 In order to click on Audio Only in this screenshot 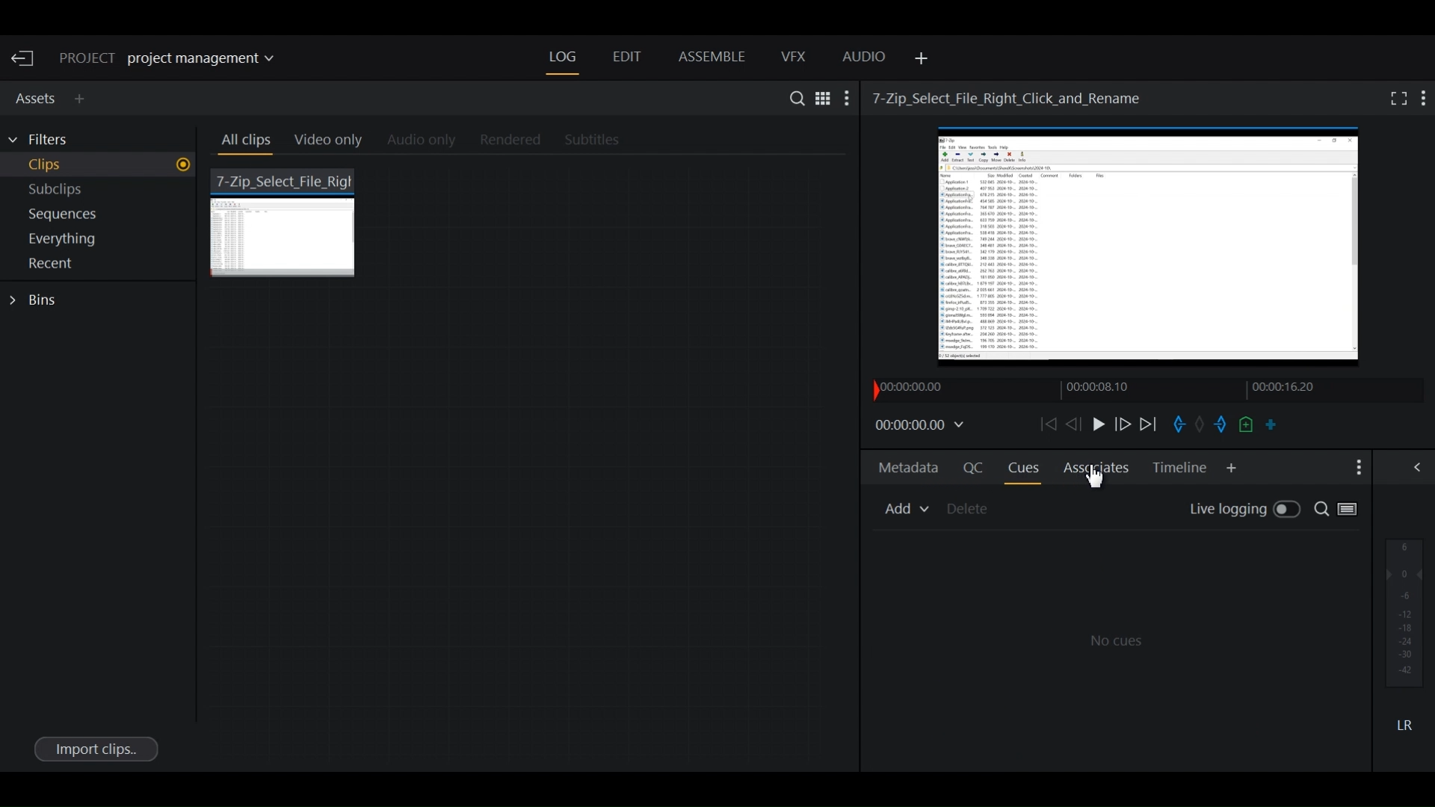, I will do `click(426, 141)`.